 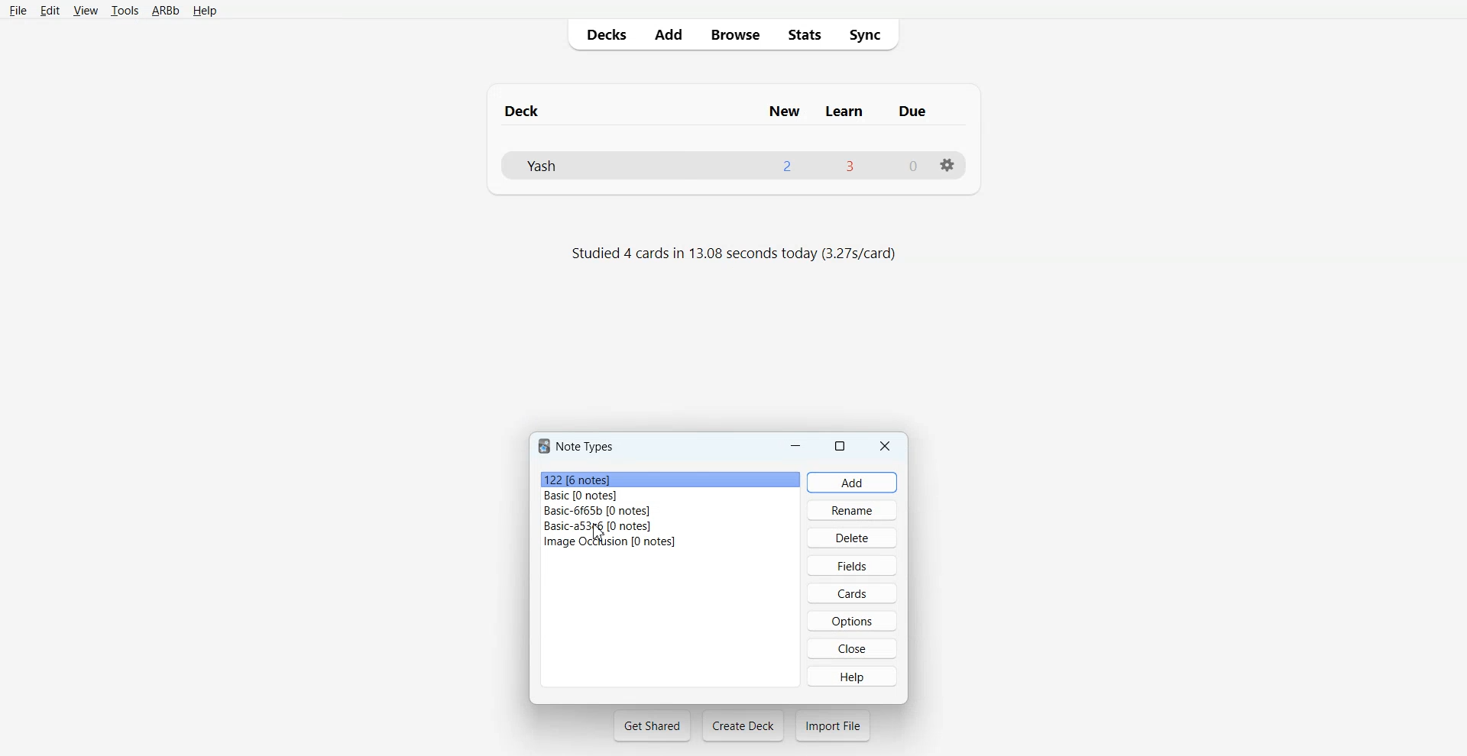 What do you see at coordinates (852, 676) in the screenshot?
I see `Help` at bounding box center [852, 676].